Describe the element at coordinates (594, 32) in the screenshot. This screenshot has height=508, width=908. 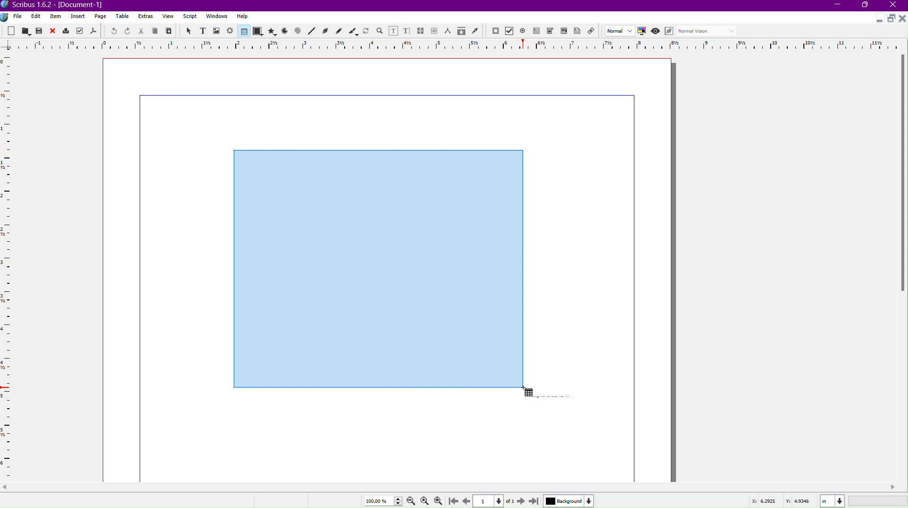
I see `Link Annotation` at that location.